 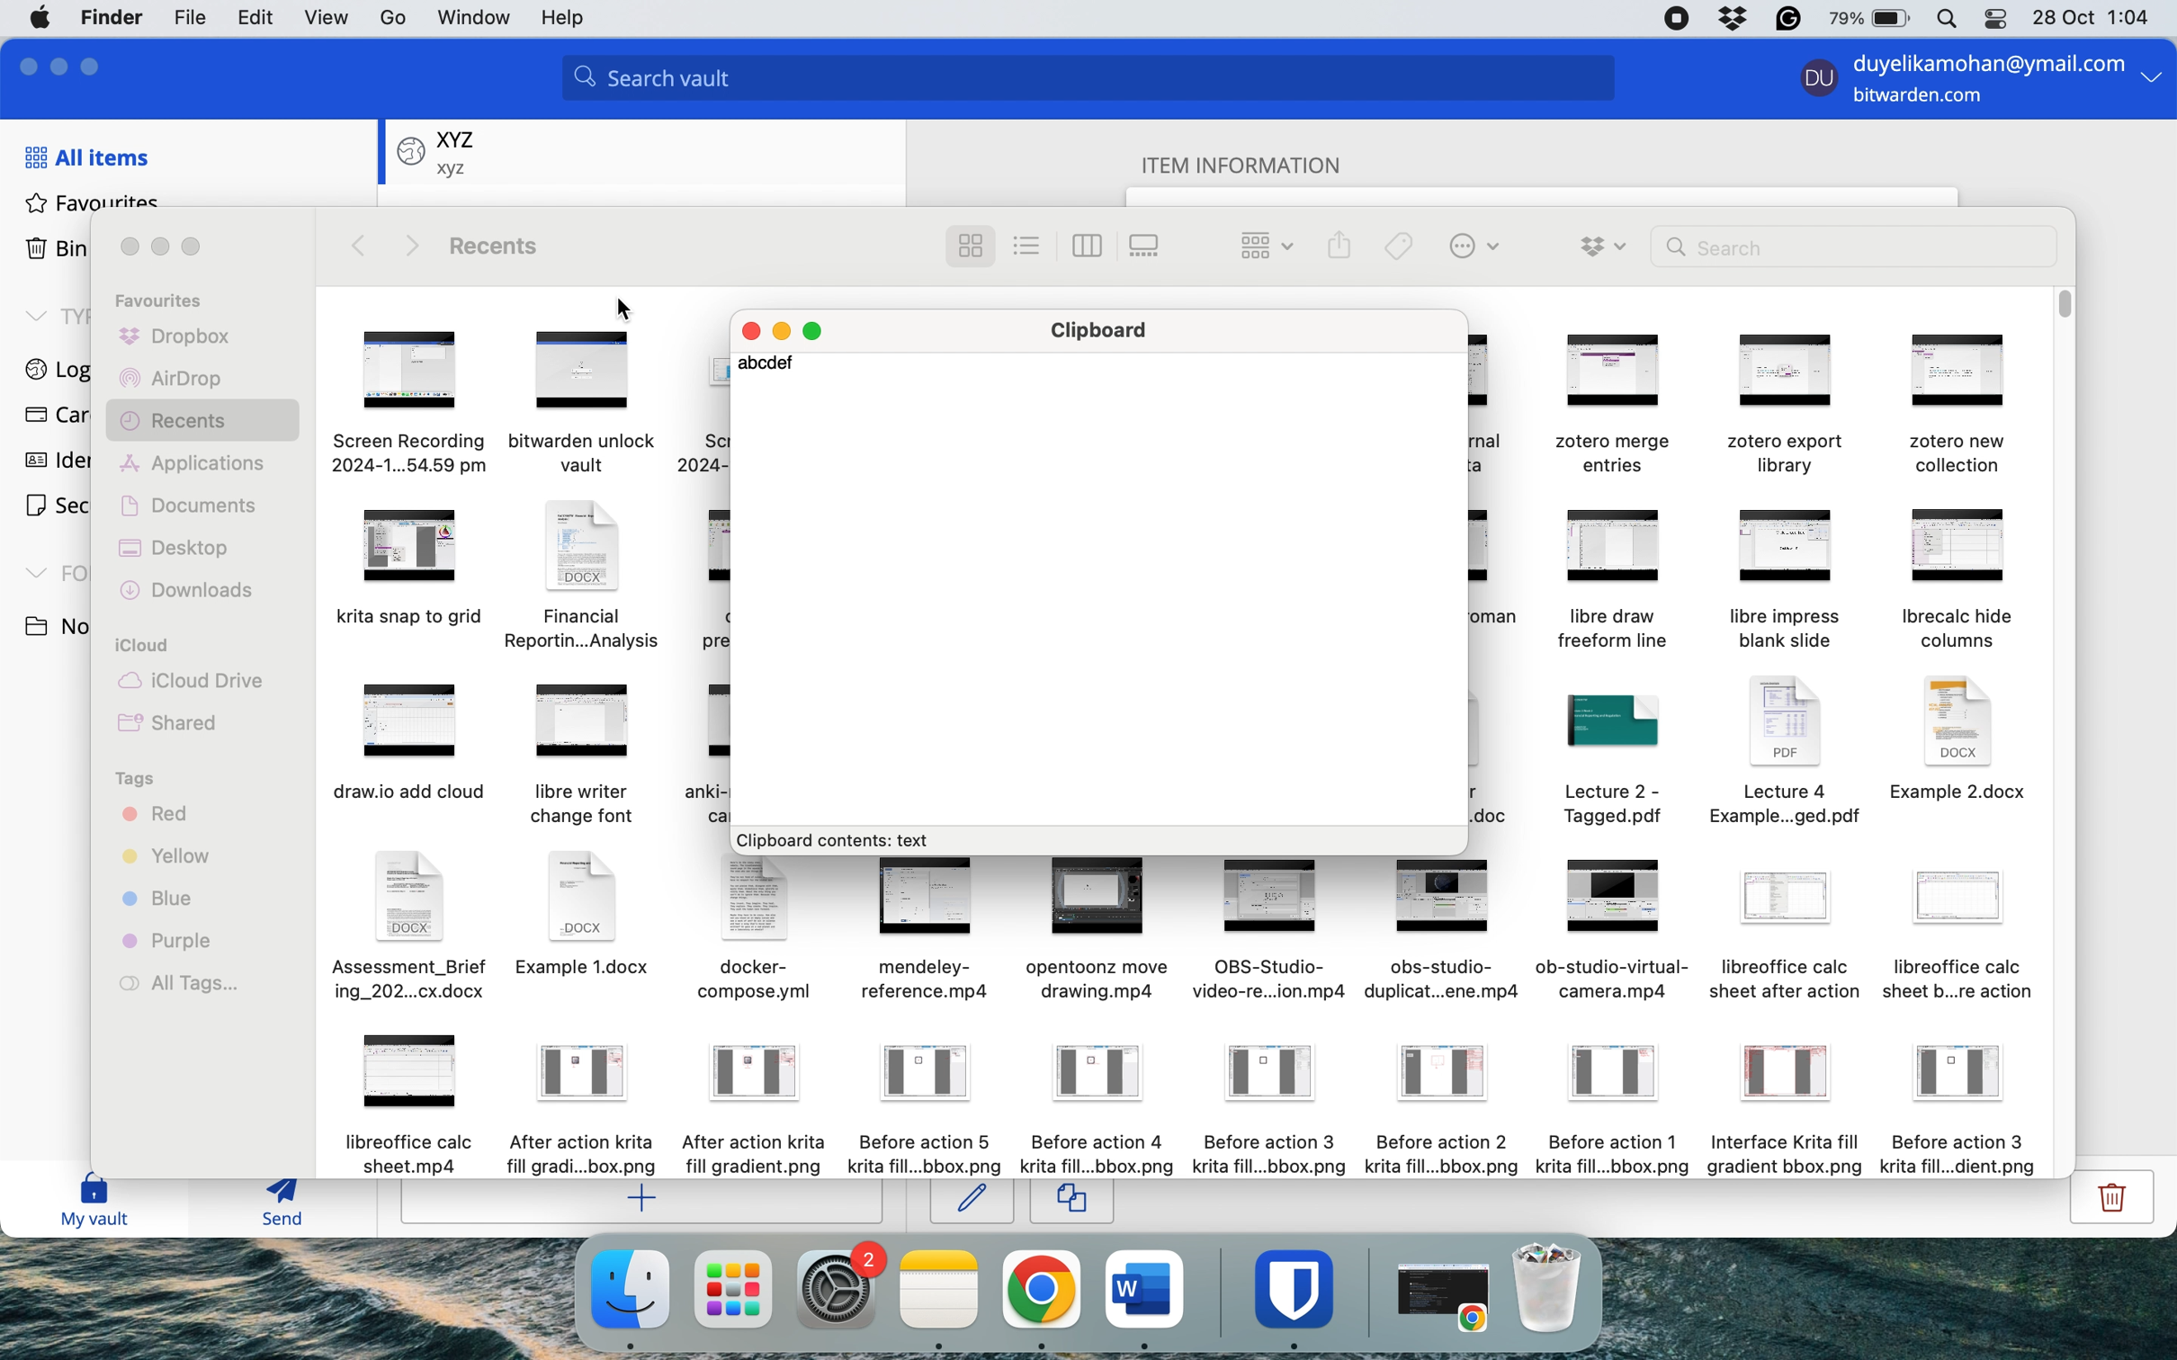 What do you see at coordinates (168, 861) in the screenshot?
I see `yellow tag` at bounding box center [168, 861].